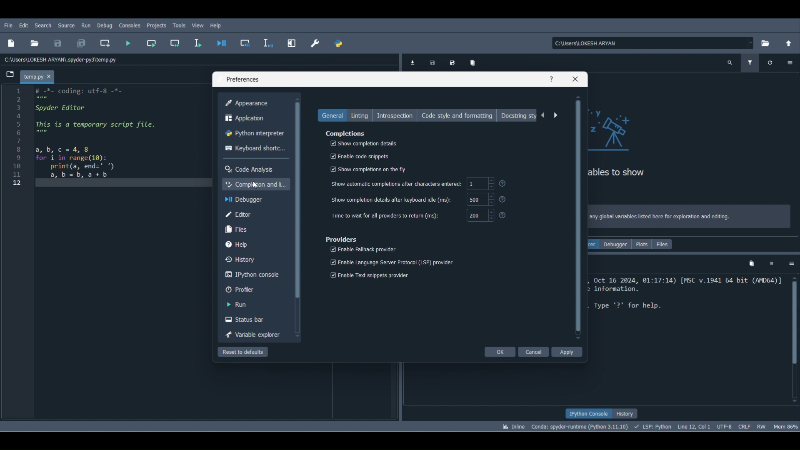 This screenshot has width=800, height=450. Describe the element at coordinates (792, 337) in the screenshot. I see `Scrollbar` at that location.